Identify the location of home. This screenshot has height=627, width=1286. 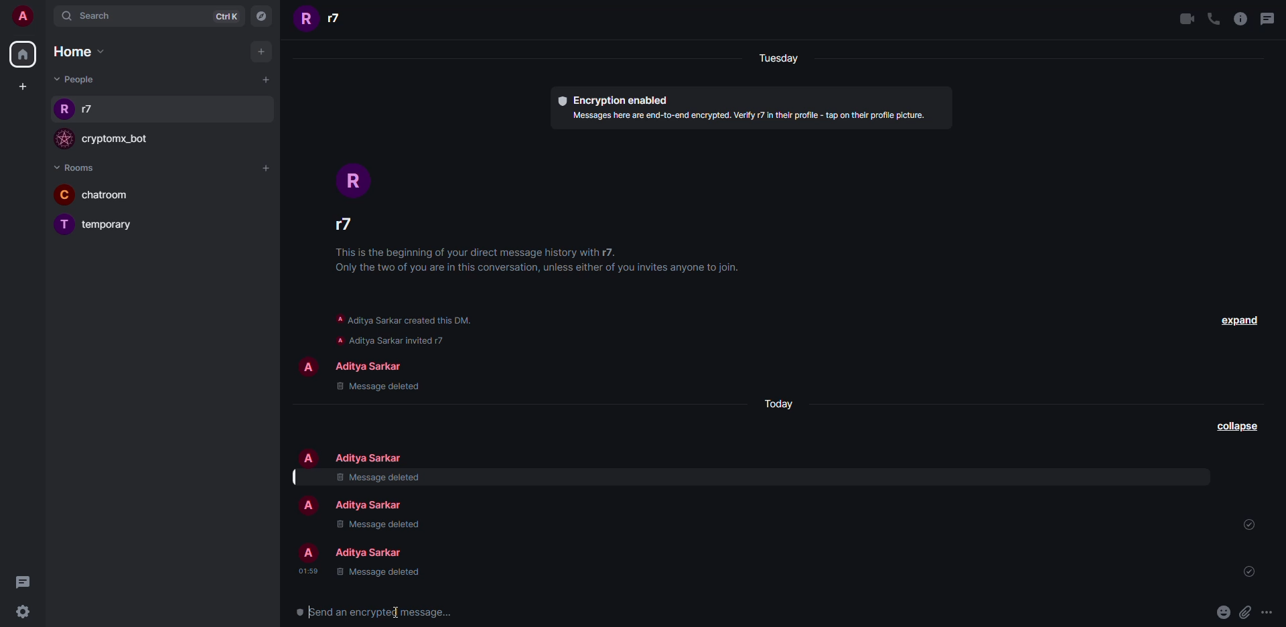
(22, 56).